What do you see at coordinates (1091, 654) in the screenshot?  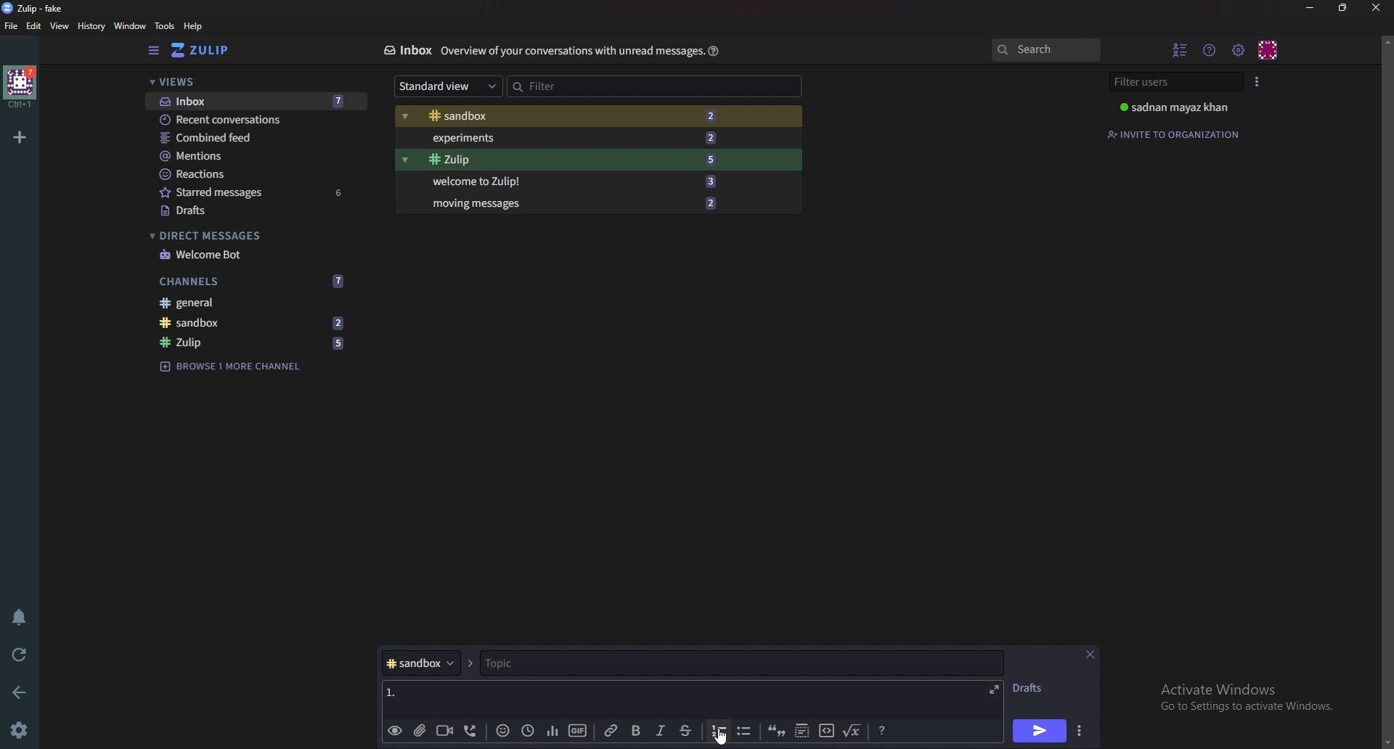 I see `close message` at bounding box center [1091, 654].